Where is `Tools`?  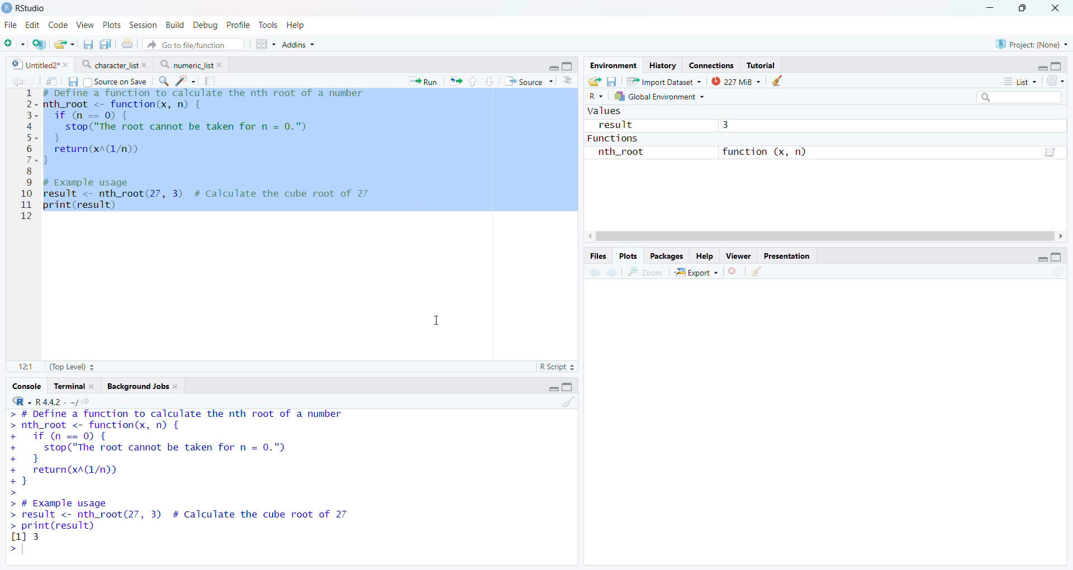 Tools is located at coordinates (270, 25).